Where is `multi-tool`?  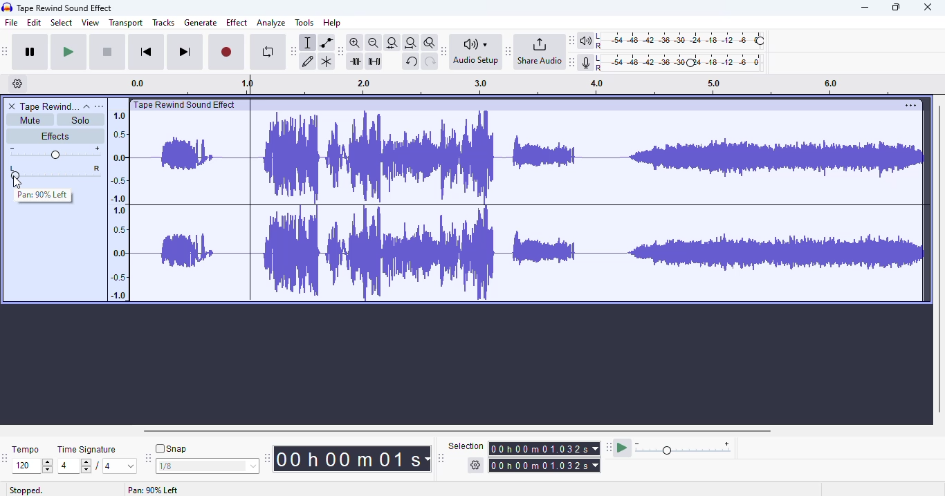 multi-tool is located at coordinates (327, 62).